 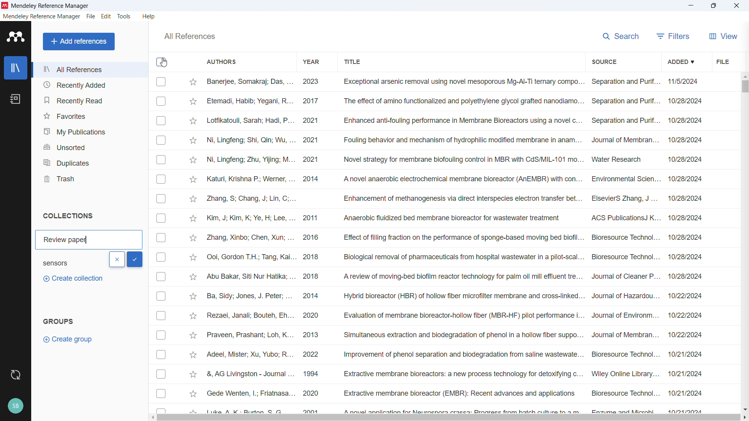 What do you see at coordinates (161, 355) in the screenshot?
I see `Select respective publication` at bounding box center [161, 355].